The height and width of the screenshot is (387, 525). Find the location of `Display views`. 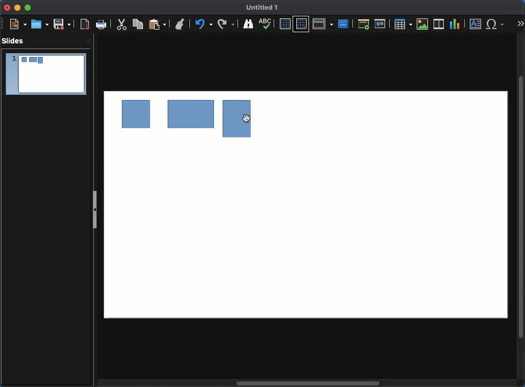

Display views is located at coordinates (323, 23).